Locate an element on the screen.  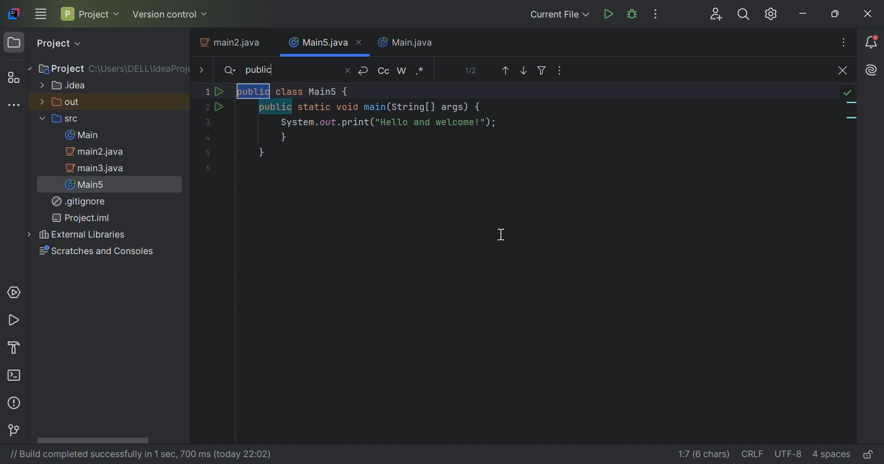
src is located at coordinates (60, 120).